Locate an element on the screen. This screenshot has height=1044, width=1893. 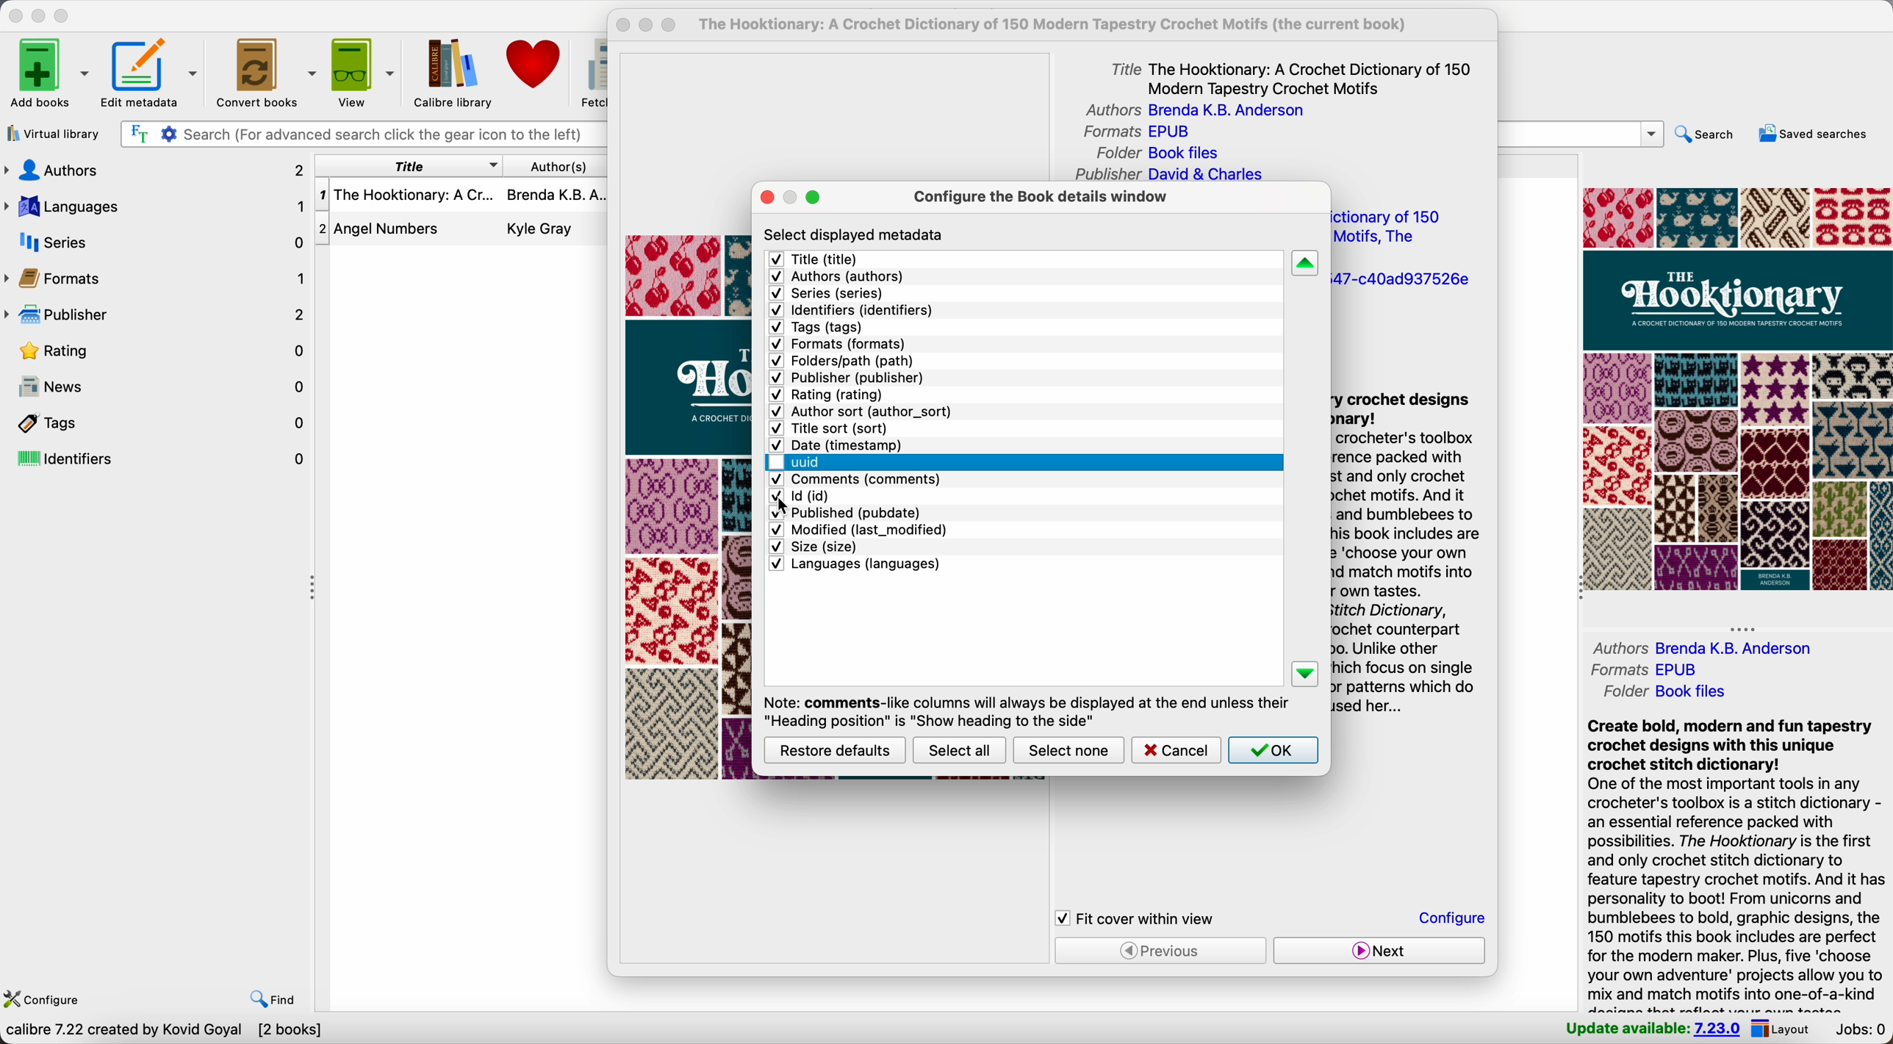
search is located at coordinates (1707, 137).